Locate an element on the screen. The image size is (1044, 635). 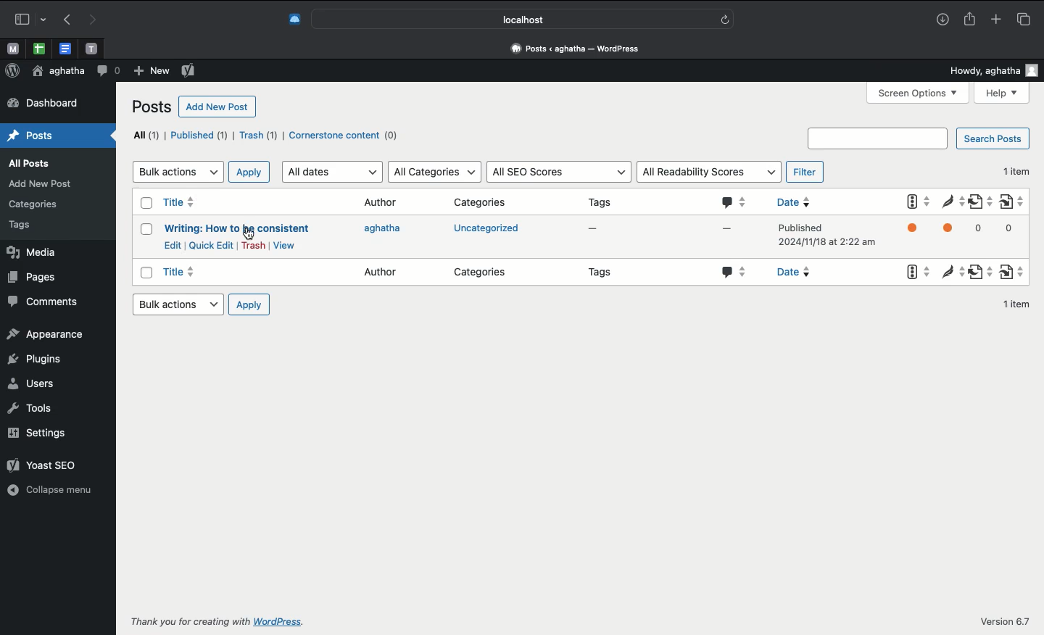
Internal links is located at coordinates (1012, 202).